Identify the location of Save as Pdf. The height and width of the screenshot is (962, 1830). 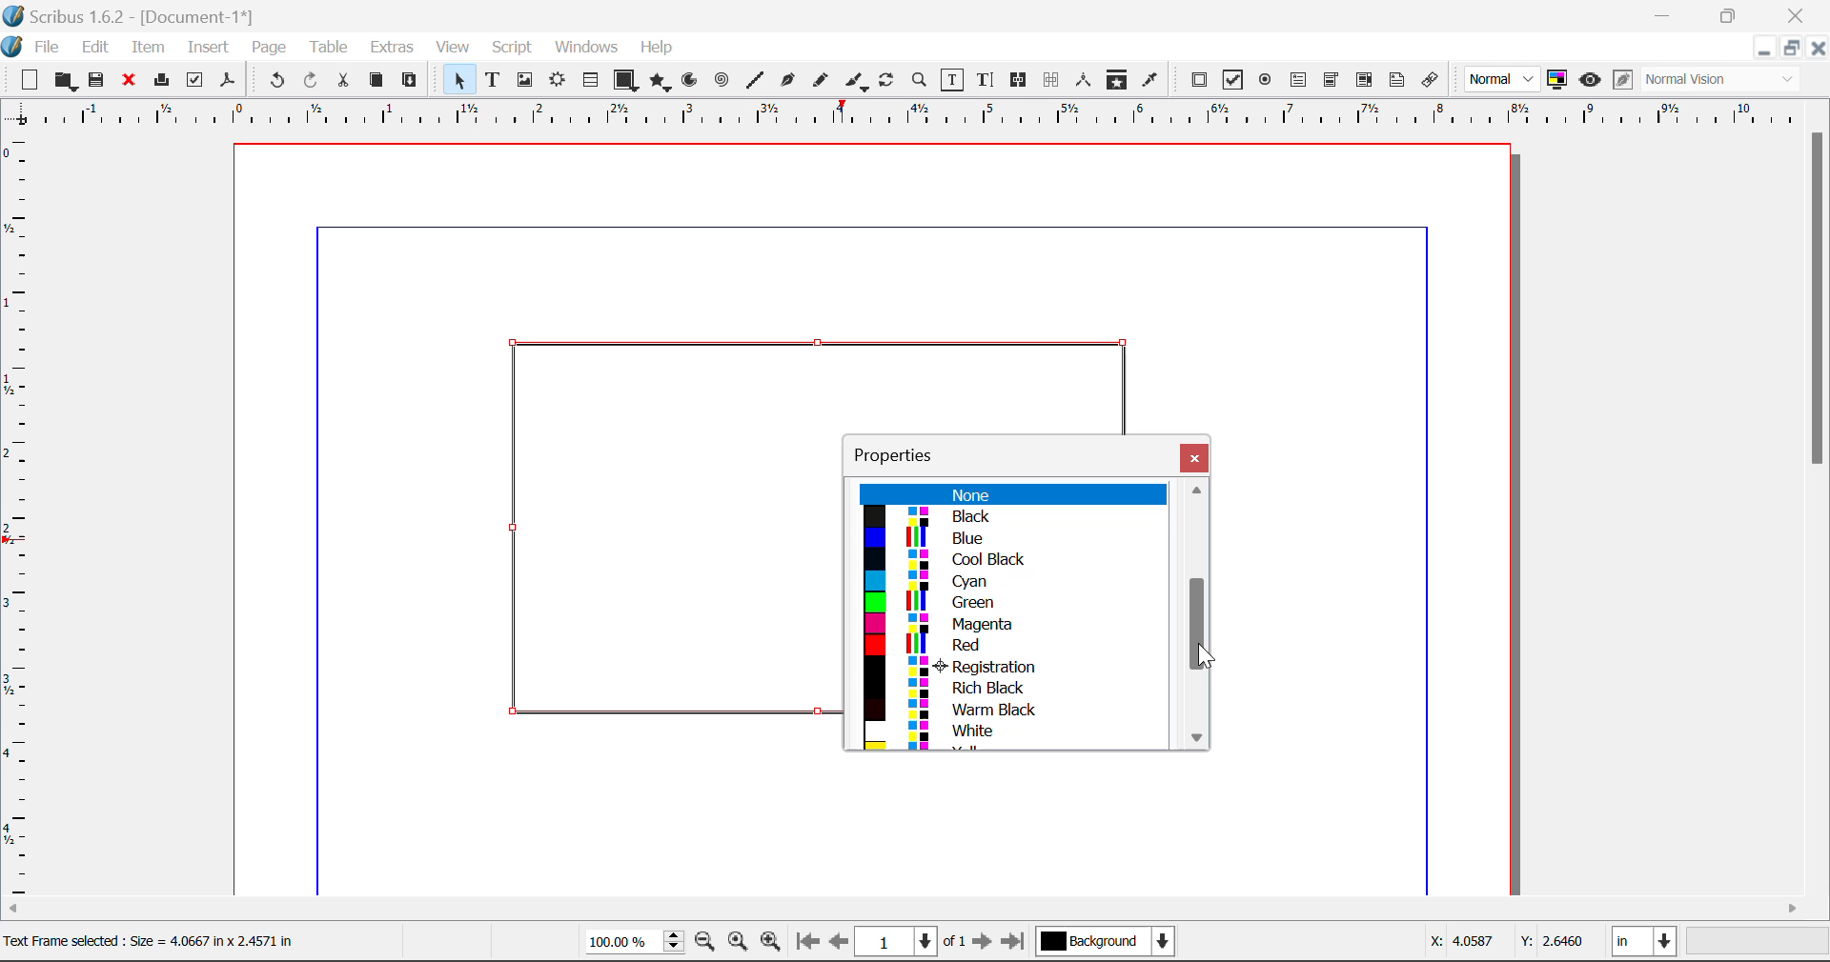
(228, 81).